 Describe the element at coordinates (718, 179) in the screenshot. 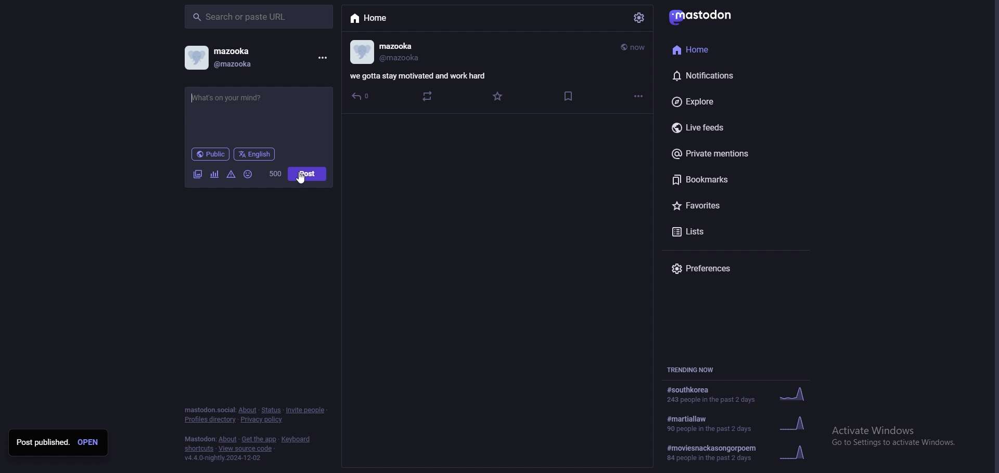

I see `bookmarks` at that location.